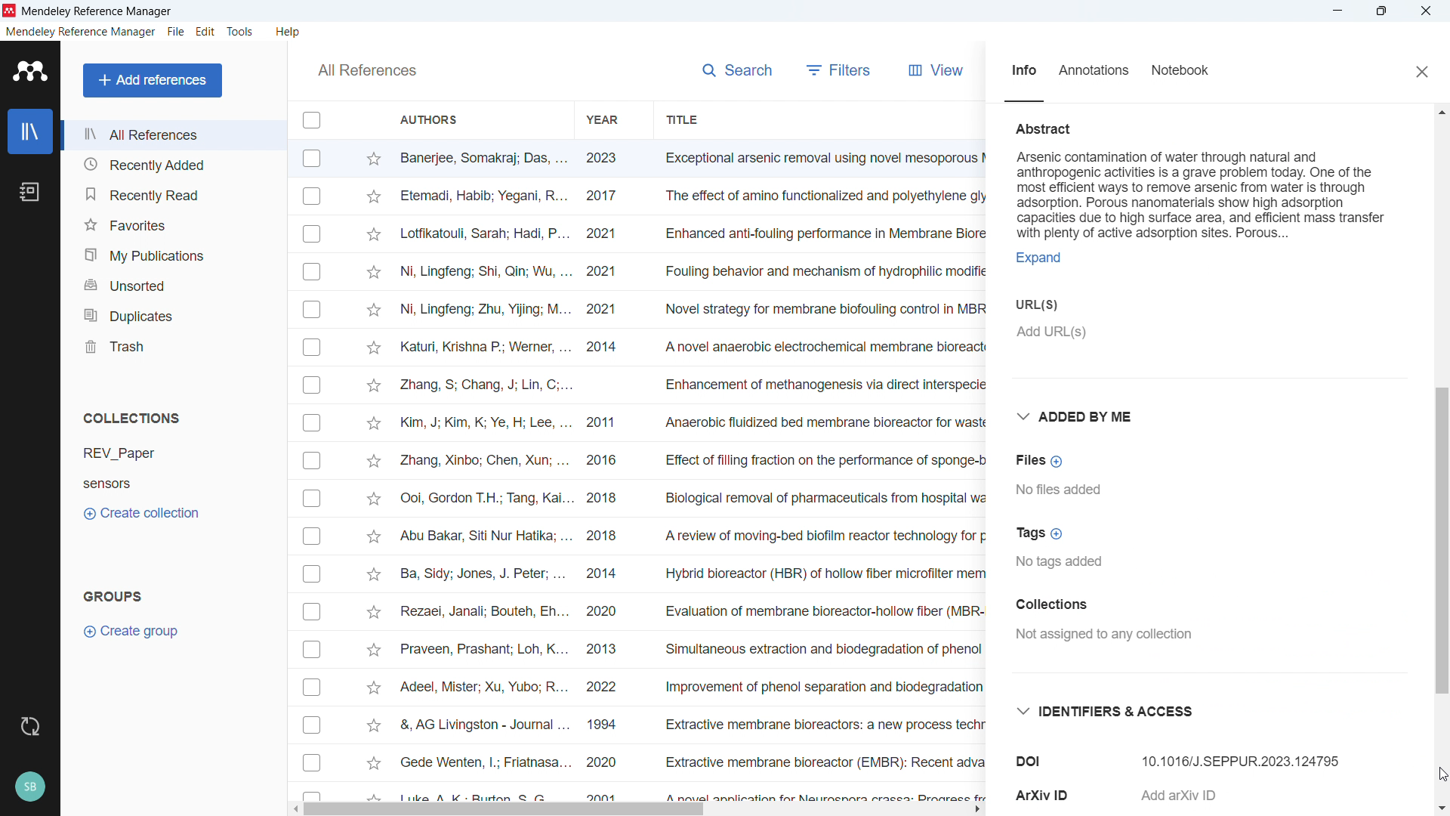 This screenshot has width=1450, height=816. What do you see at coordinates (740, 73) in the screenshot?
I see `search ` at bounding box center [740, 73].